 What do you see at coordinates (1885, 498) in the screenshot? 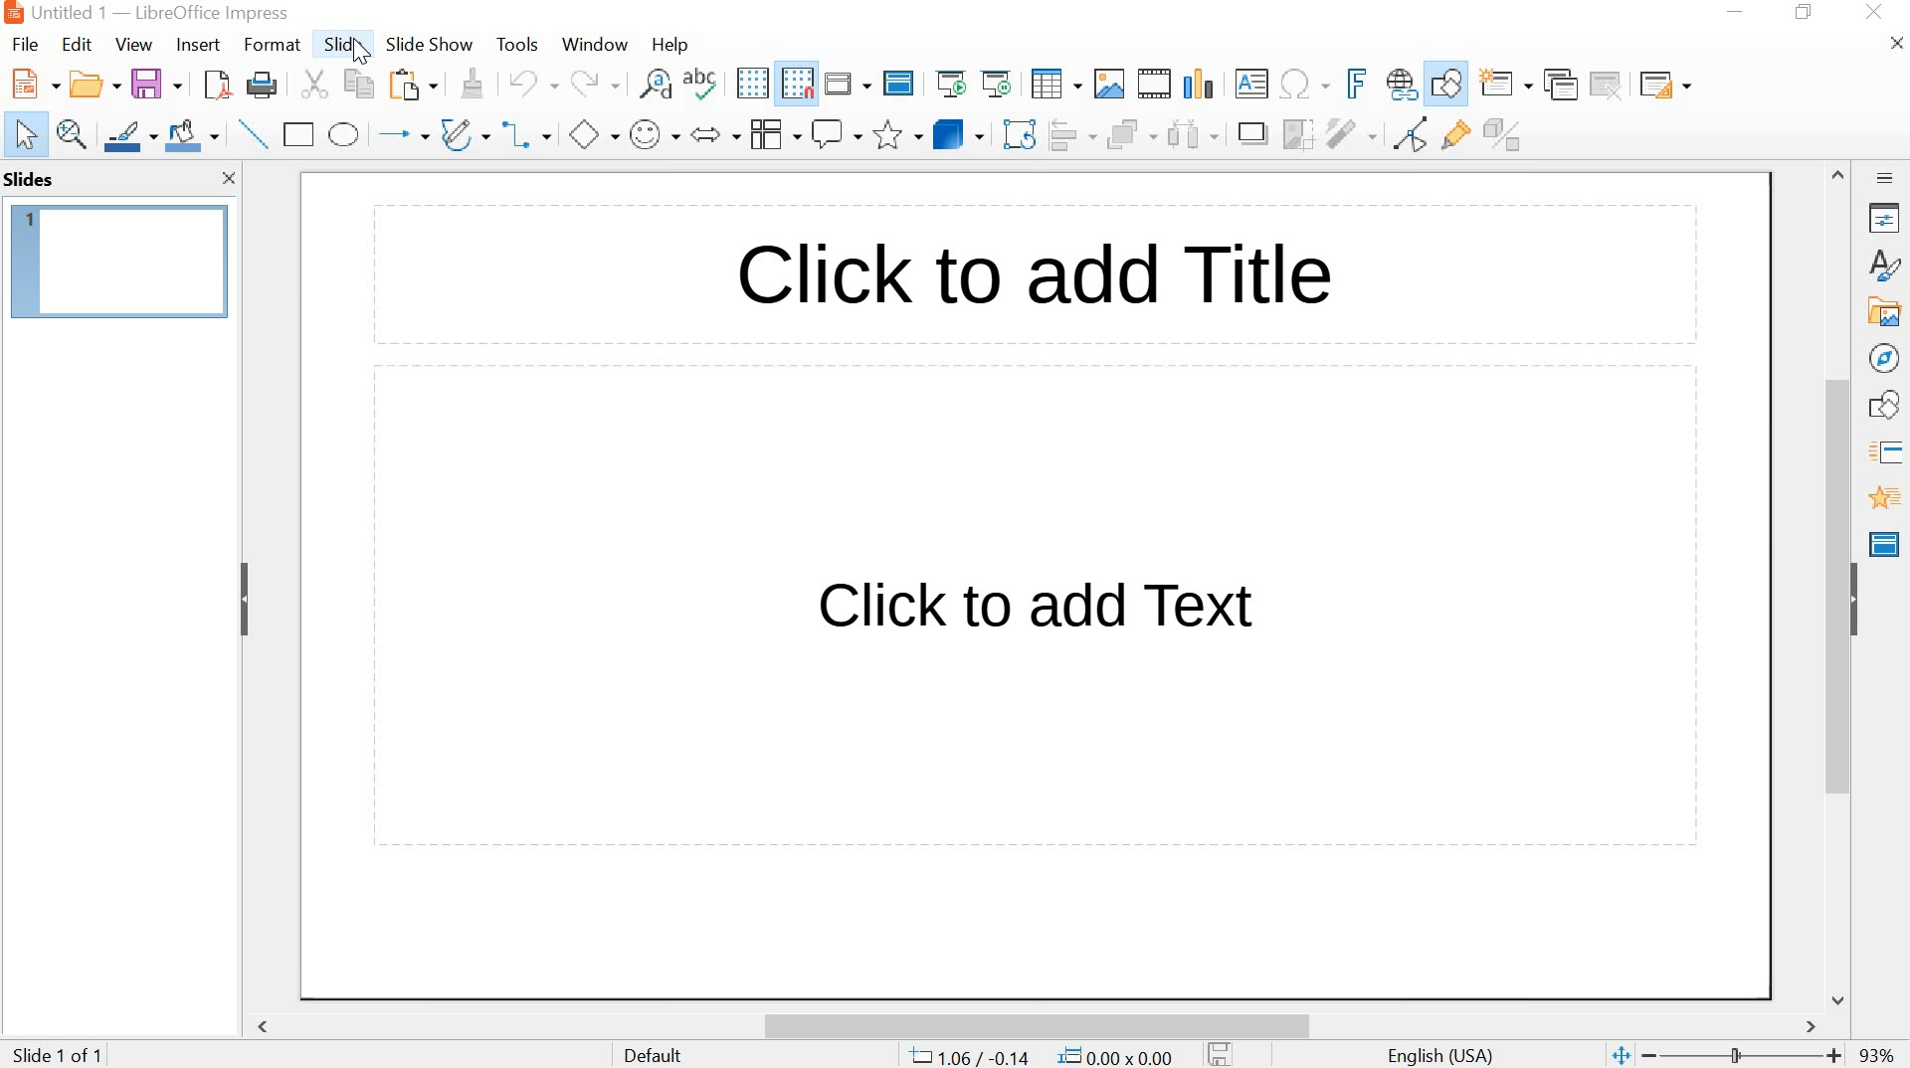
I see `ANIMATION` at bounding box center [1885, 498].